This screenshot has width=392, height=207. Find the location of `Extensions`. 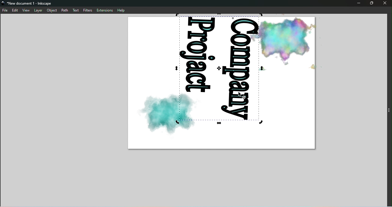

Extensions is located at coordinates (105, 10).